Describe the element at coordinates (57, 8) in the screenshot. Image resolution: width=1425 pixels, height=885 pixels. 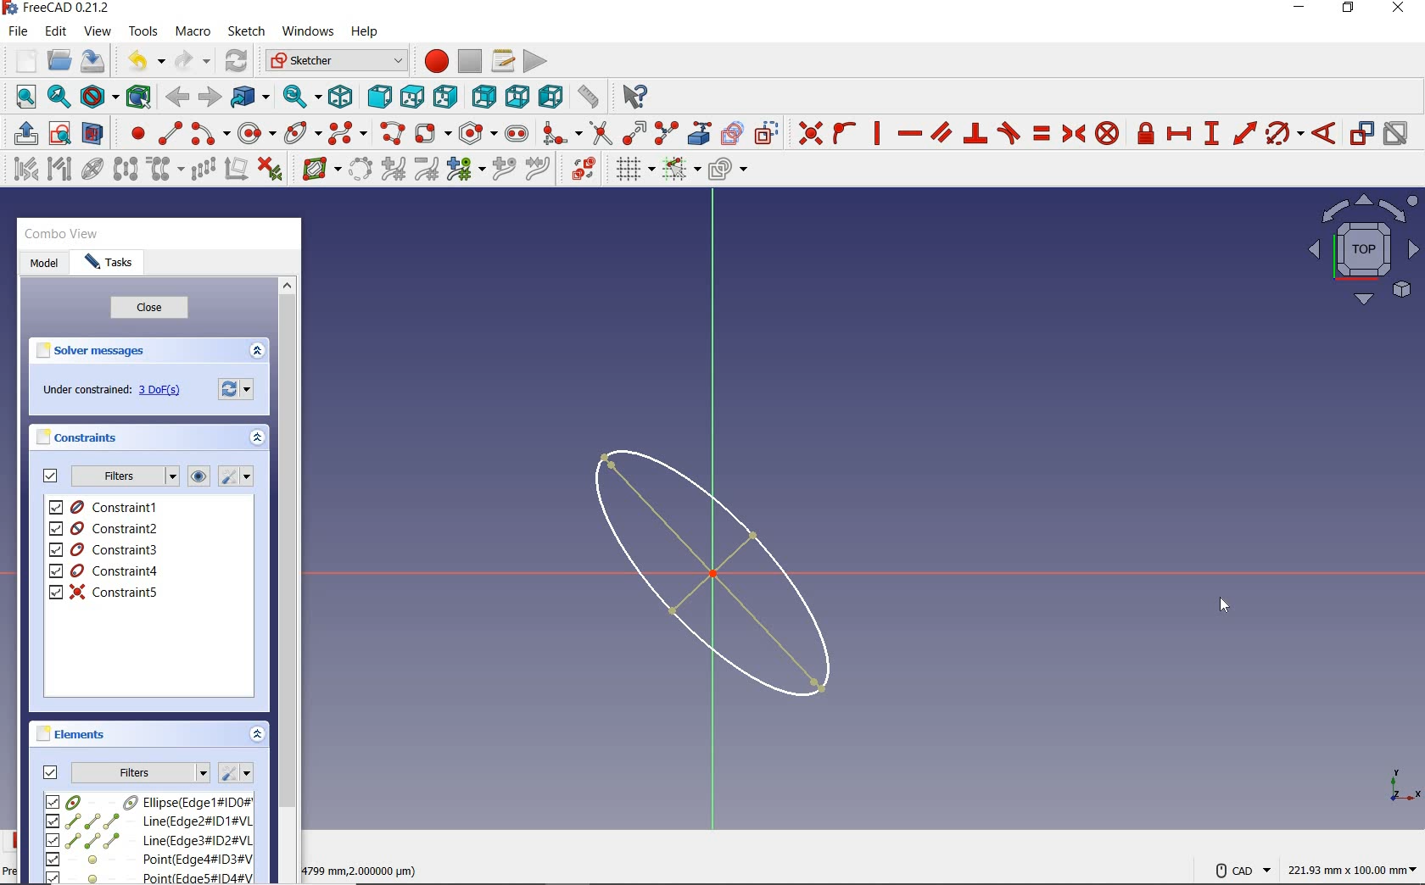
I see `system name` at that location.